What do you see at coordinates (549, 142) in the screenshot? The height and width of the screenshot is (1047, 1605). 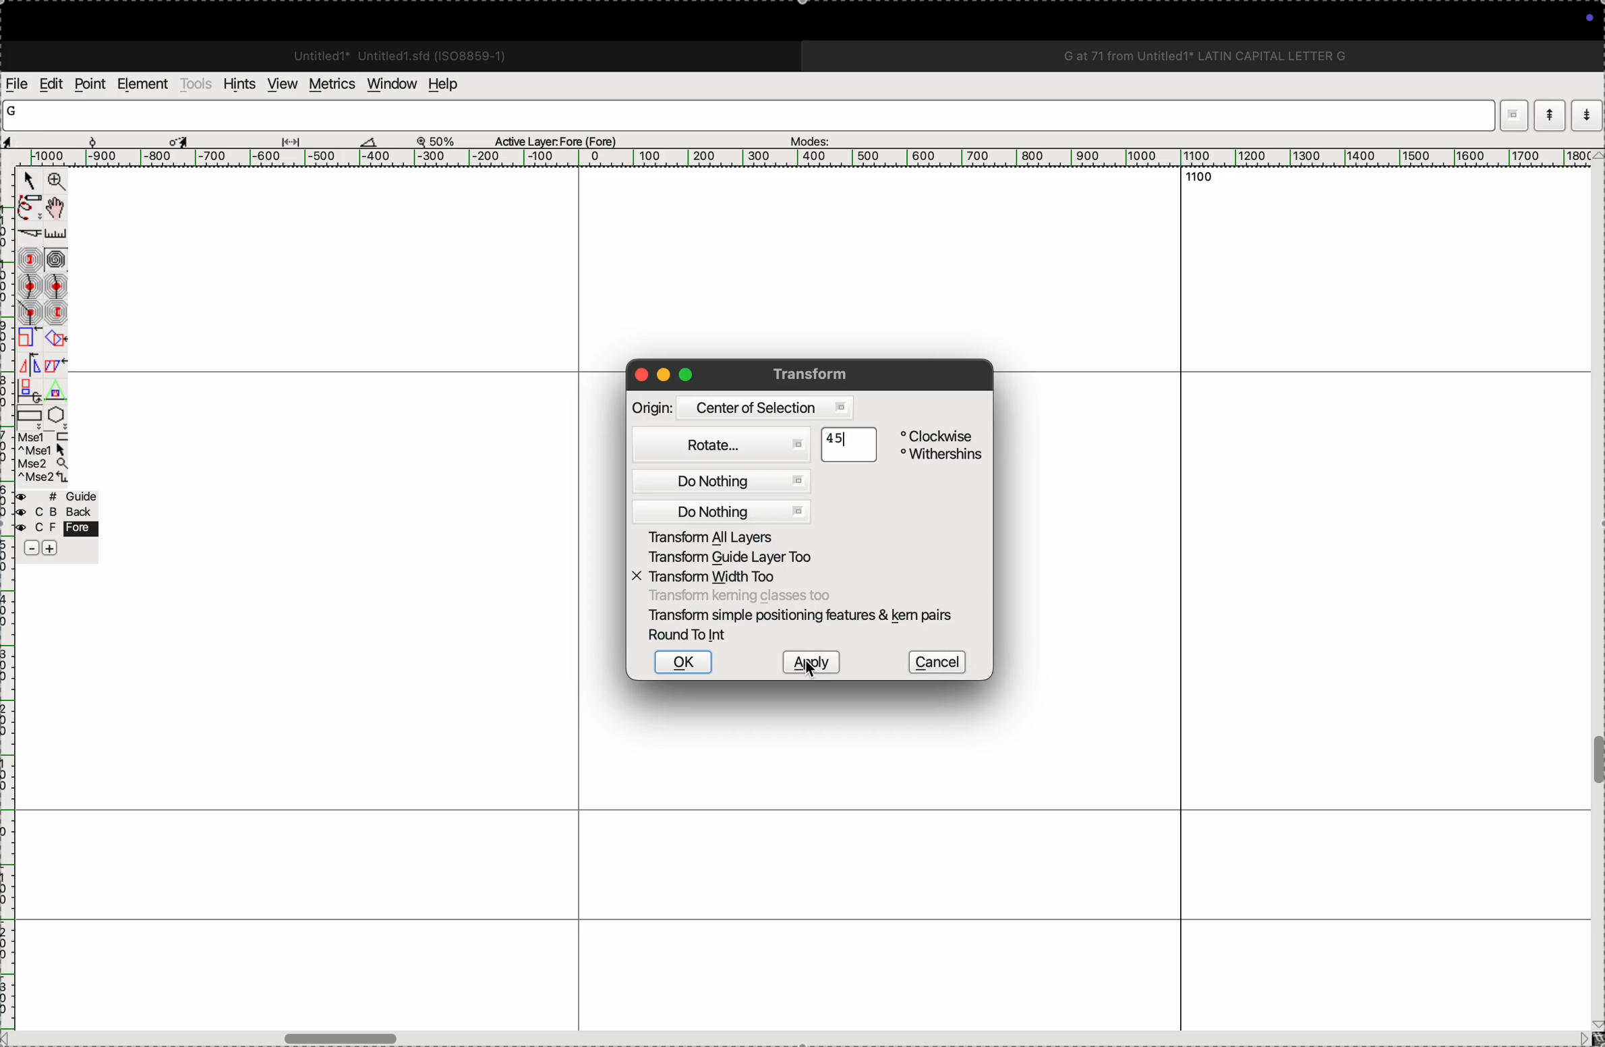 I see `Active Layer: Fore (Fore)` at bounding box center [549, 142].